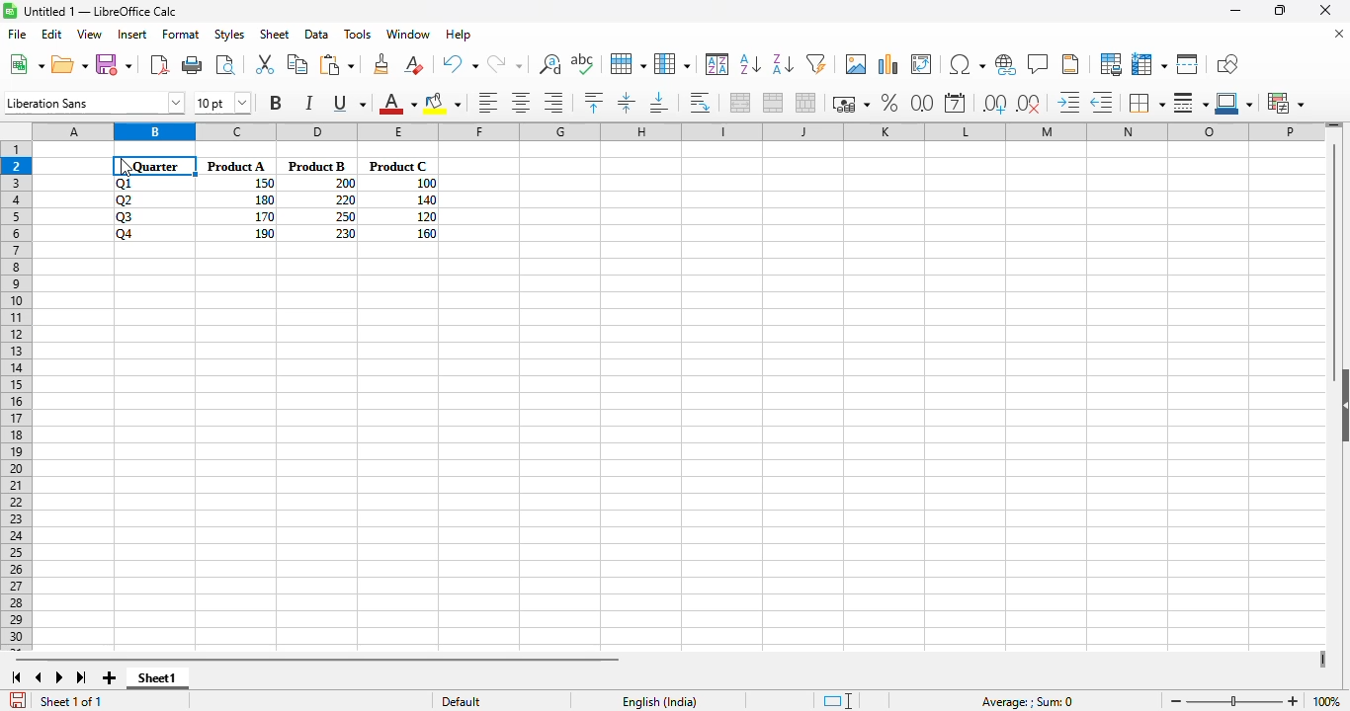  I want to click on sheet, so click(274, 35).